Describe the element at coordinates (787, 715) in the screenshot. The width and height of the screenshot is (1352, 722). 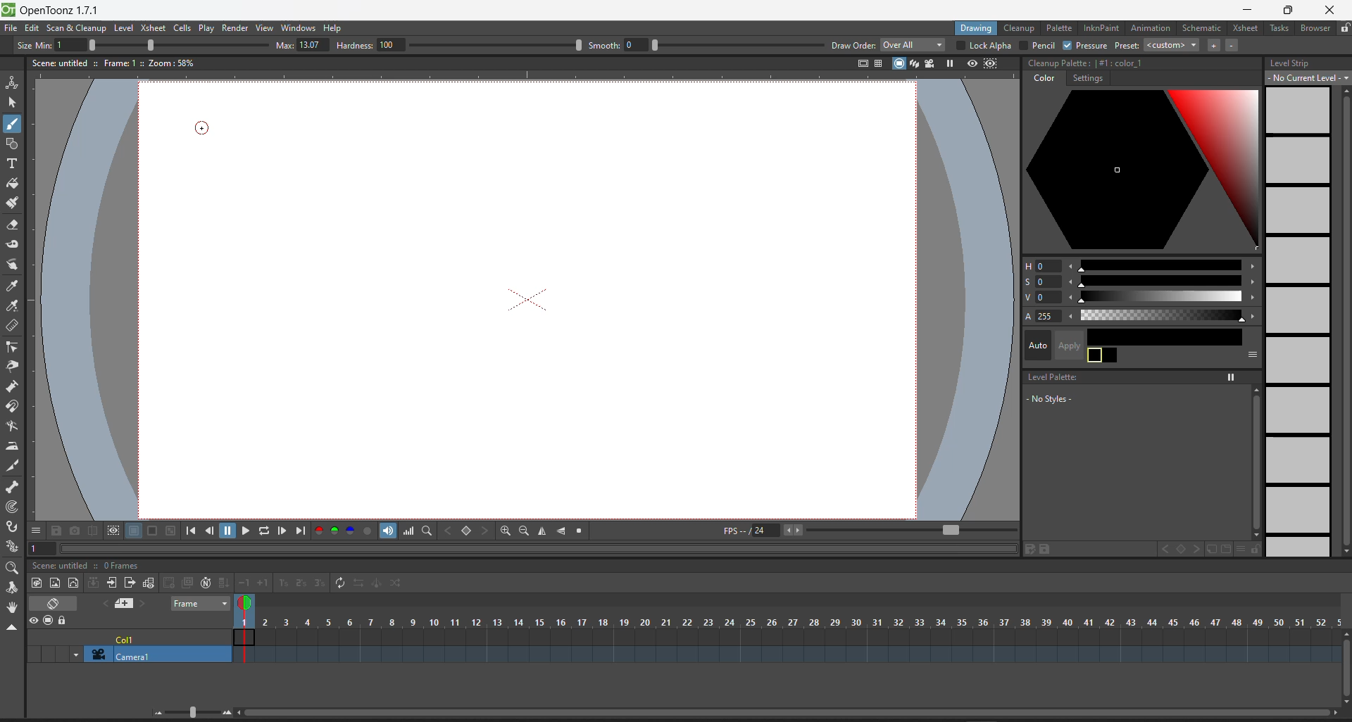
I see `horizontal scroll bar` at that location.